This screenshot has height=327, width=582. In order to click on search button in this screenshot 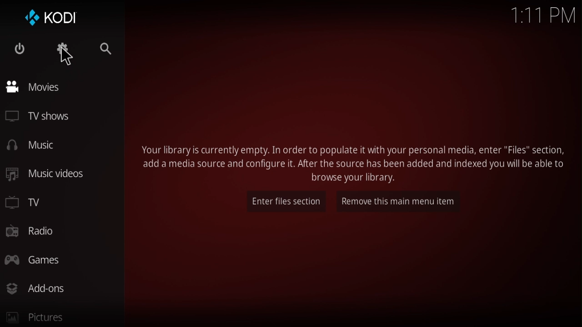, I will do `click(105, 50)`.